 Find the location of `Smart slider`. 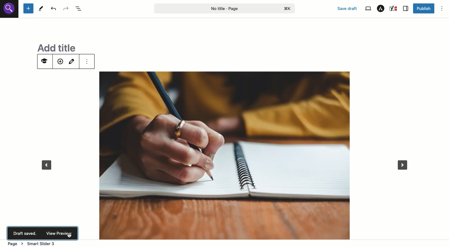

Smart slider is located at coordinates (44, 62).